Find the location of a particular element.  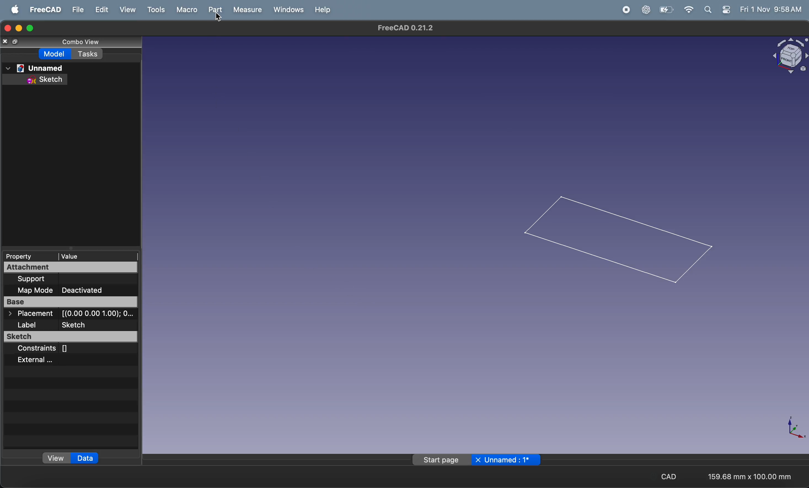

wifi is located at coordinates (689, 10).